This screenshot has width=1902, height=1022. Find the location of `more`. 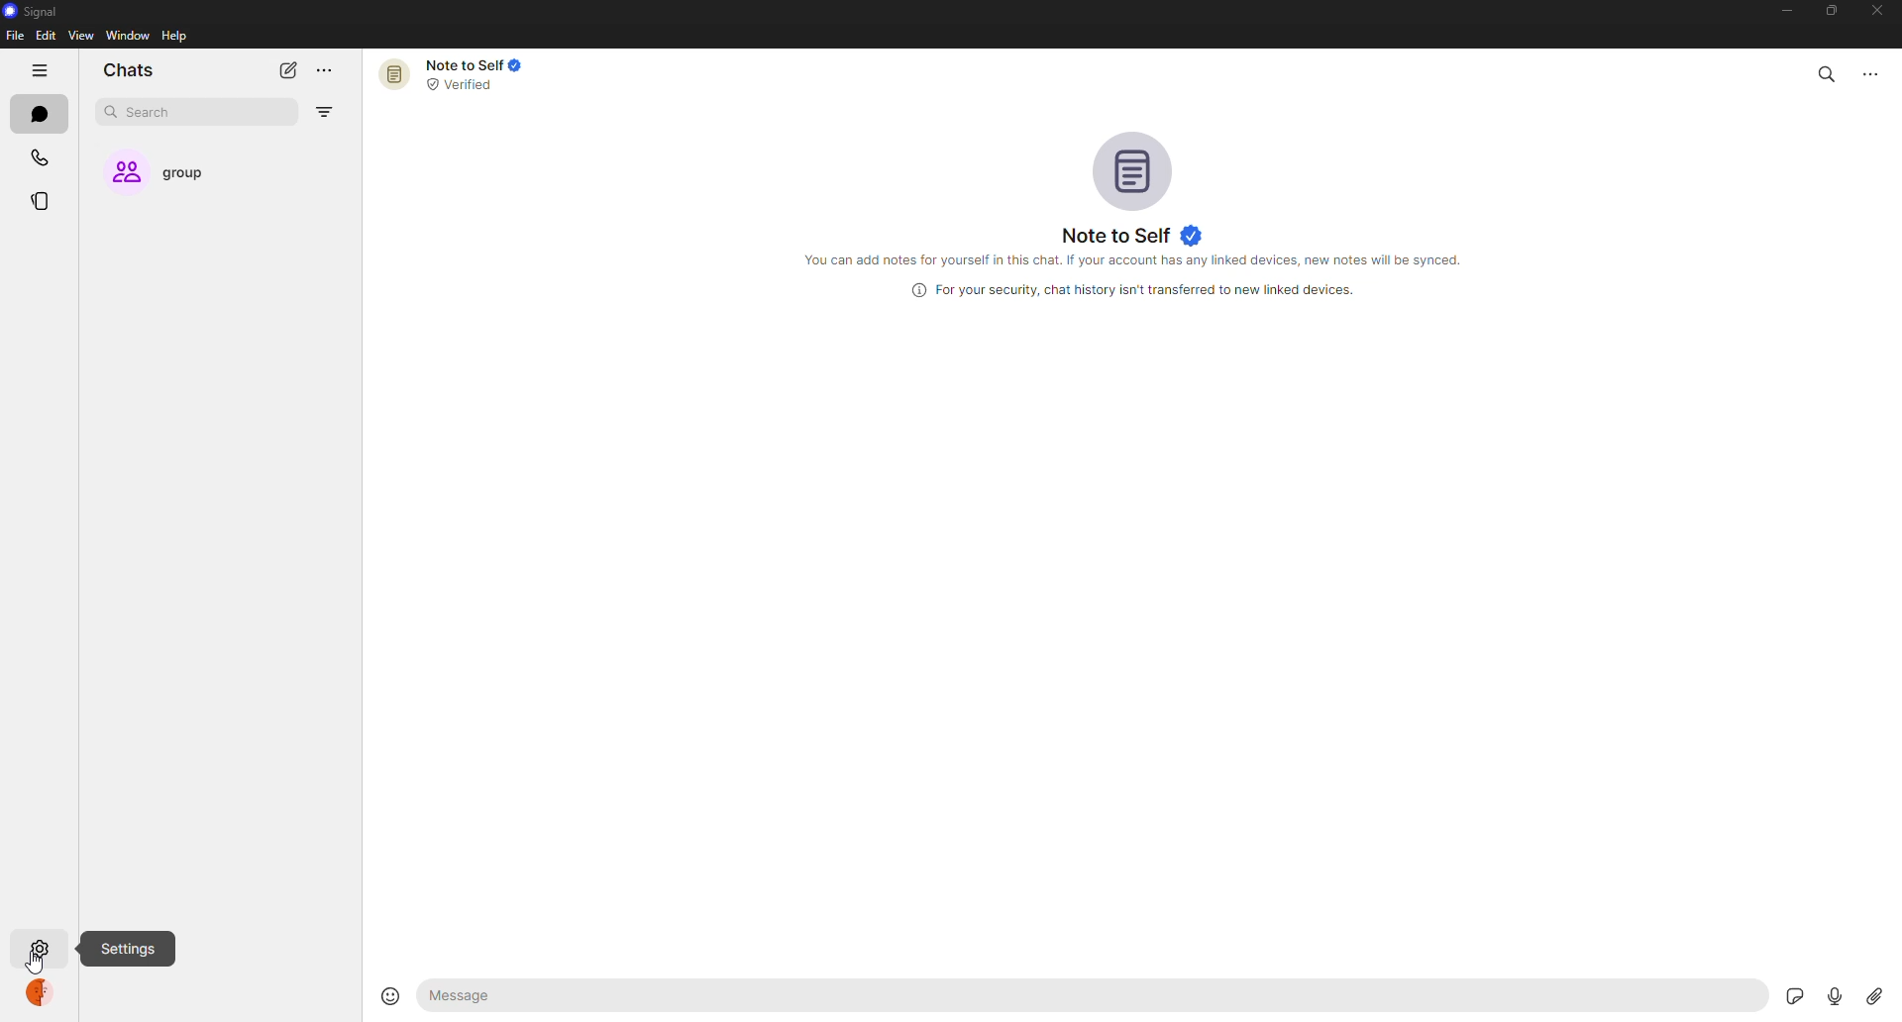

more is located at coordinates (324, 71).